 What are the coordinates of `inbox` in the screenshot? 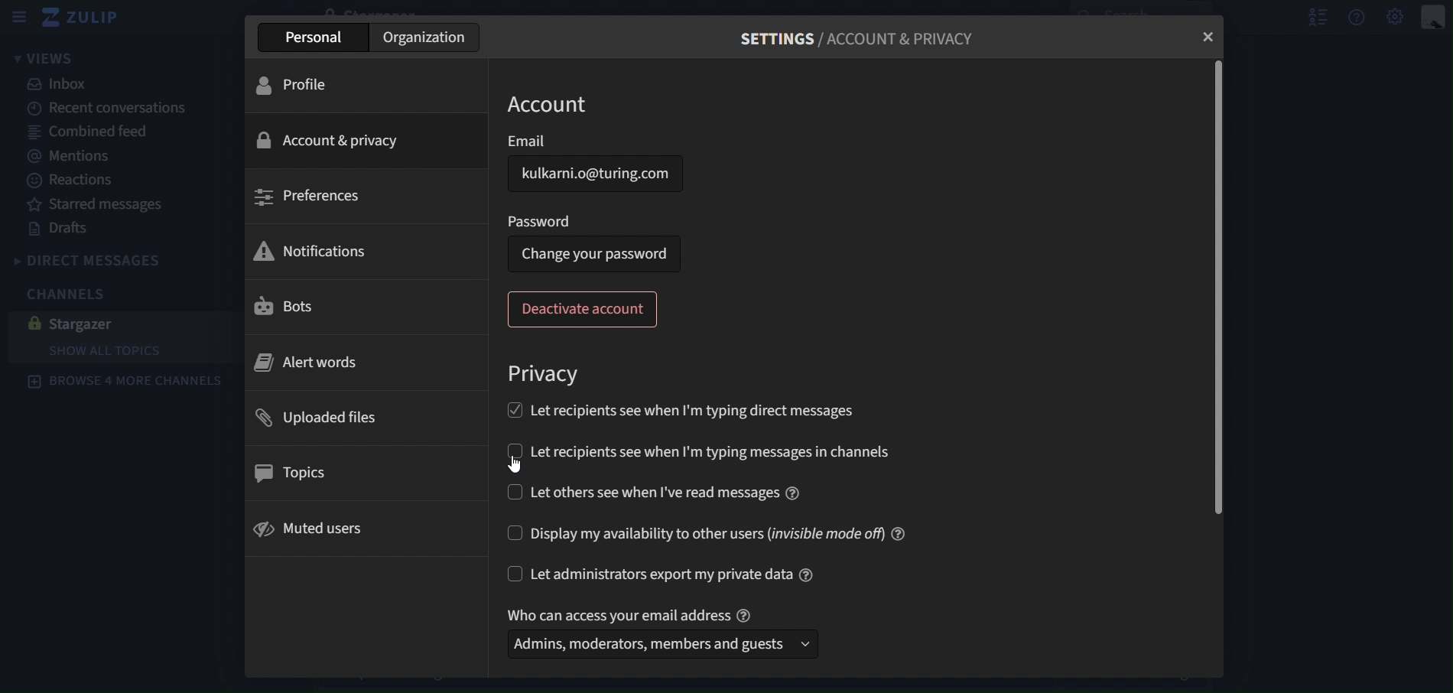 It's located at (60, 86).